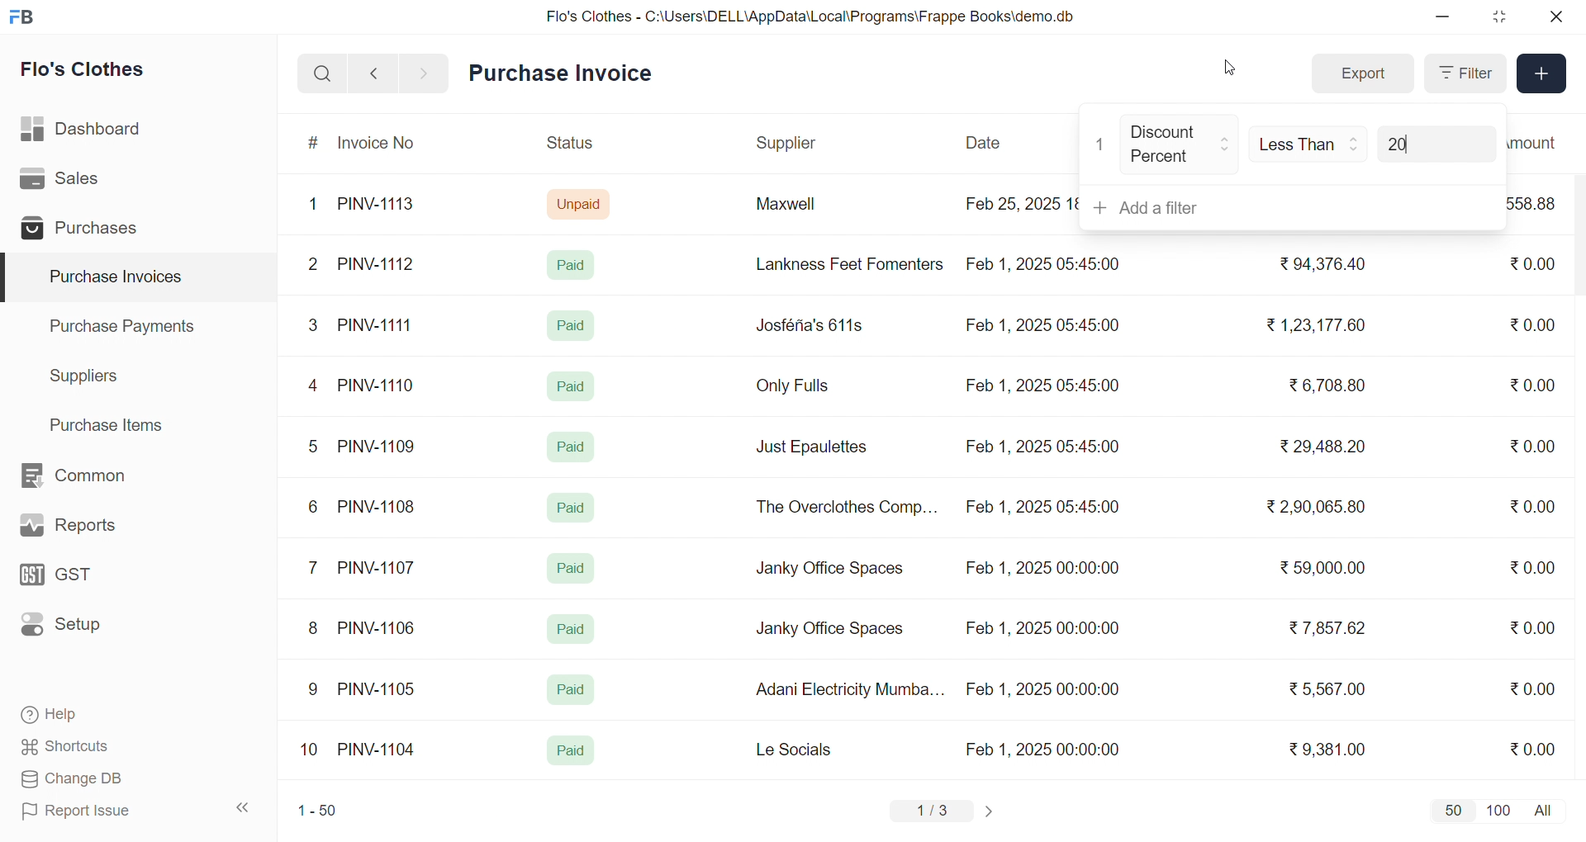 The image size is (1586, 842). I want to click on Supplier, so click(789, 144).